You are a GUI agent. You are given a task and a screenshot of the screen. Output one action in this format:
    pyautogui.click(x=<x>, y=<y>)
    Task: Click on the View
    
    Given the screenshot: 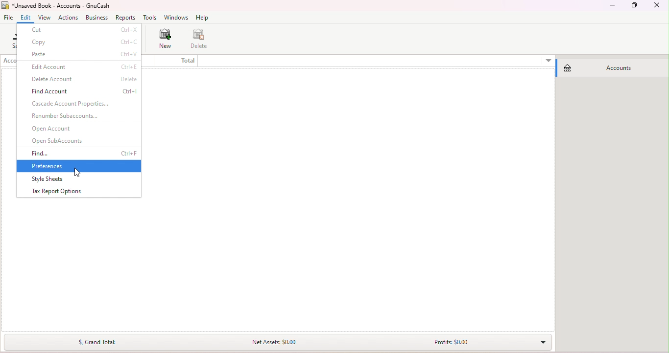 What is the action you would take?
    pyautogui.click(x=45, y=18)
    